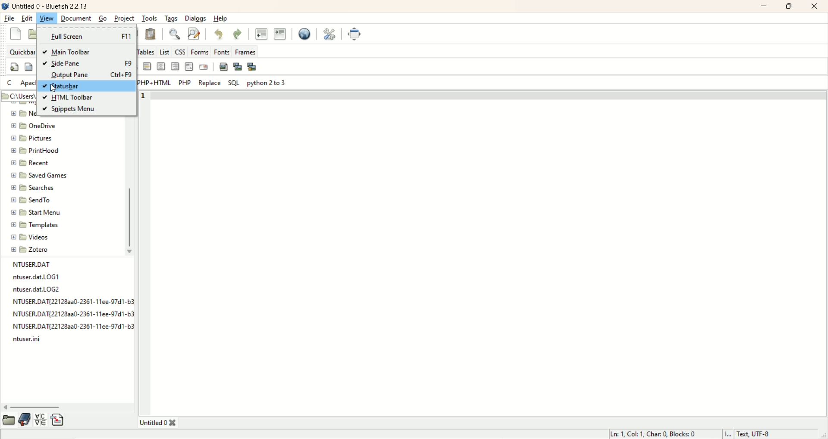 The height and width of the screenshot is (439, 828). I want to click on printhood, so click(37, 151).